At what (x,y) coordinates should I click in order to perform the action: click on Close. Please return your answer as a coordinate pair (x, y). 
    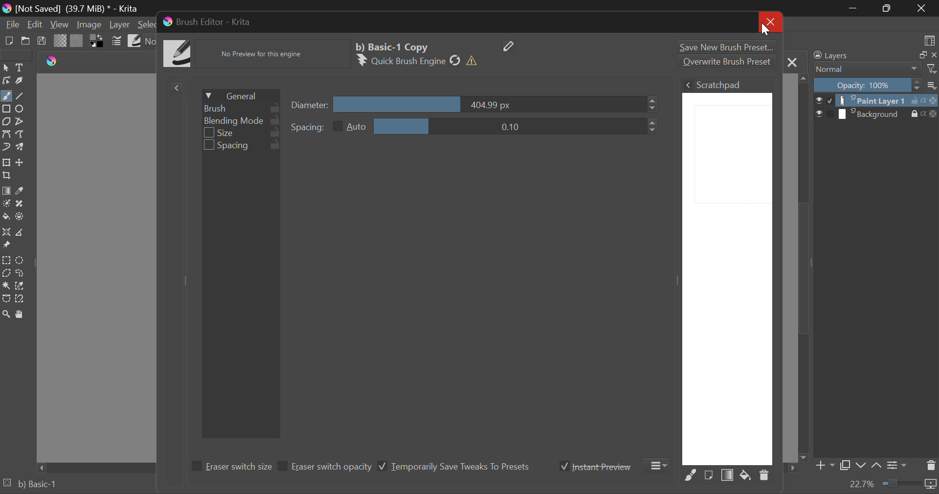
    Looking at the image, I should click on (922, 8).